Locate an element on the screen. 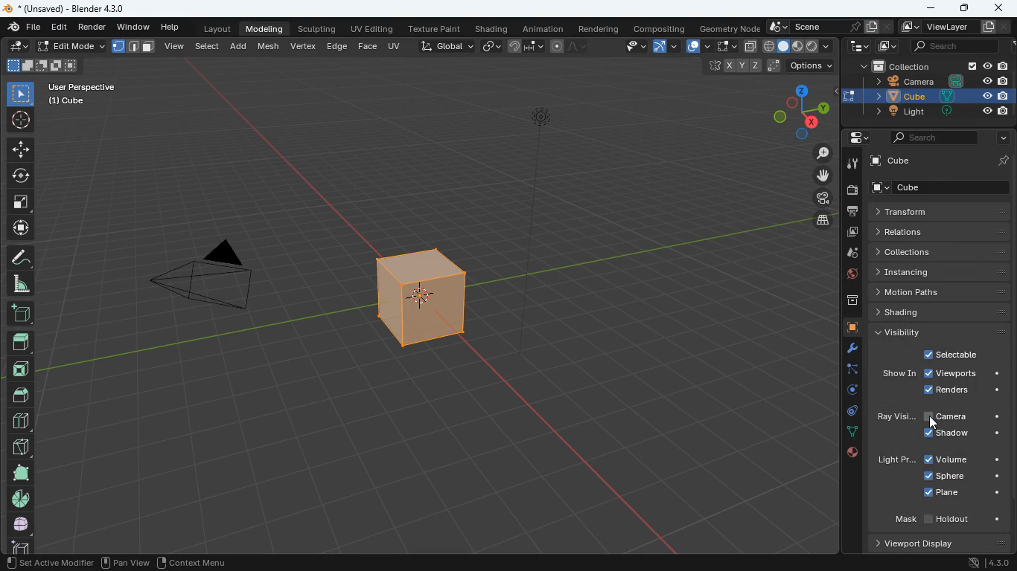 Image resolution: width=1017 pixels, height=571 pixels. link is located at coordinates (490, 47).